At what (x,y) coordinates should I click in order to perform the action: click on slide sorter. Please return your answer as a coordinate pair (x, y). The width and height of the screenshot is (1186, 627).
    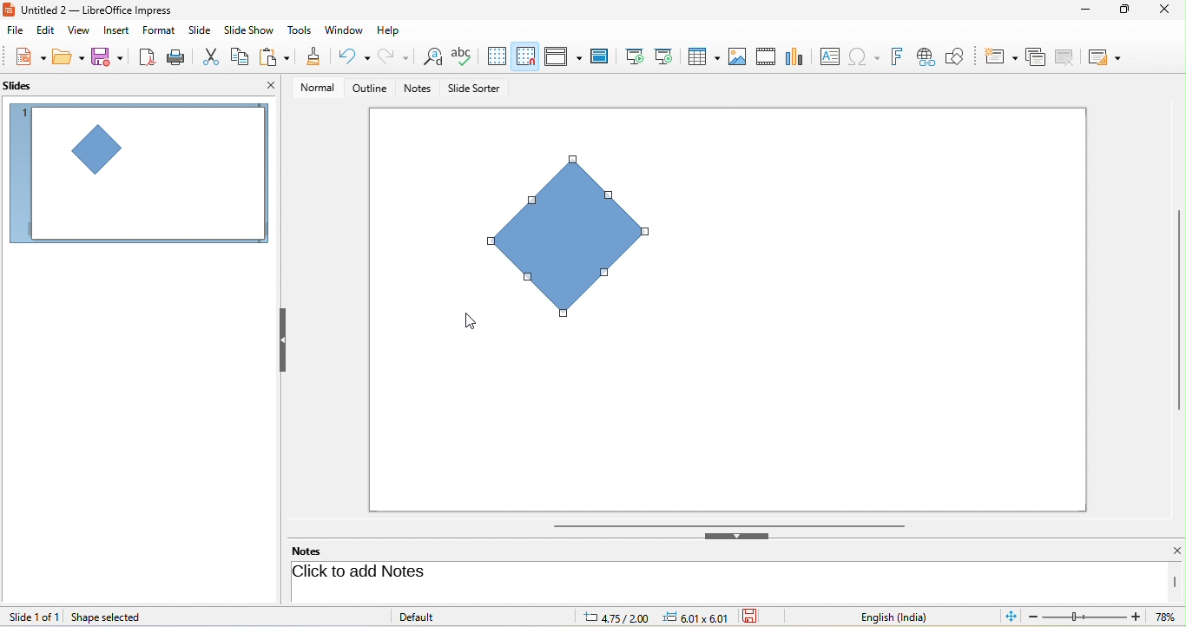
    Looking at the image, I should click on (474, 89).